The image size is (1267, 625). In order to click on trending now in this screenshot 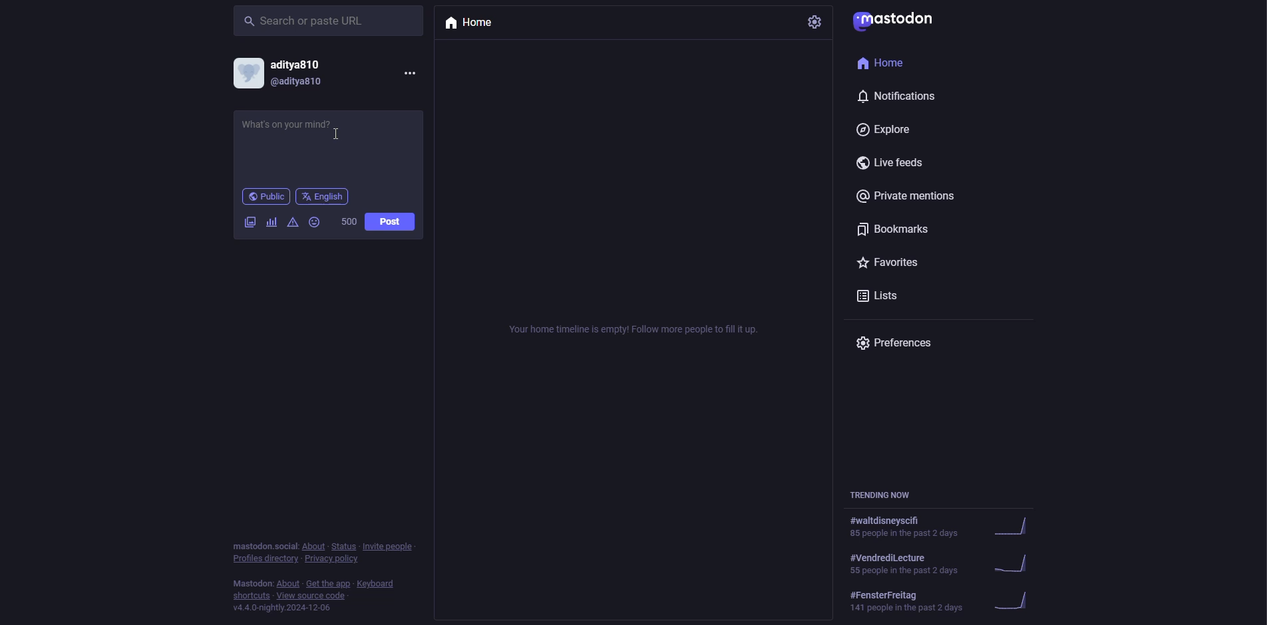, I will do `click(949, 602)`.